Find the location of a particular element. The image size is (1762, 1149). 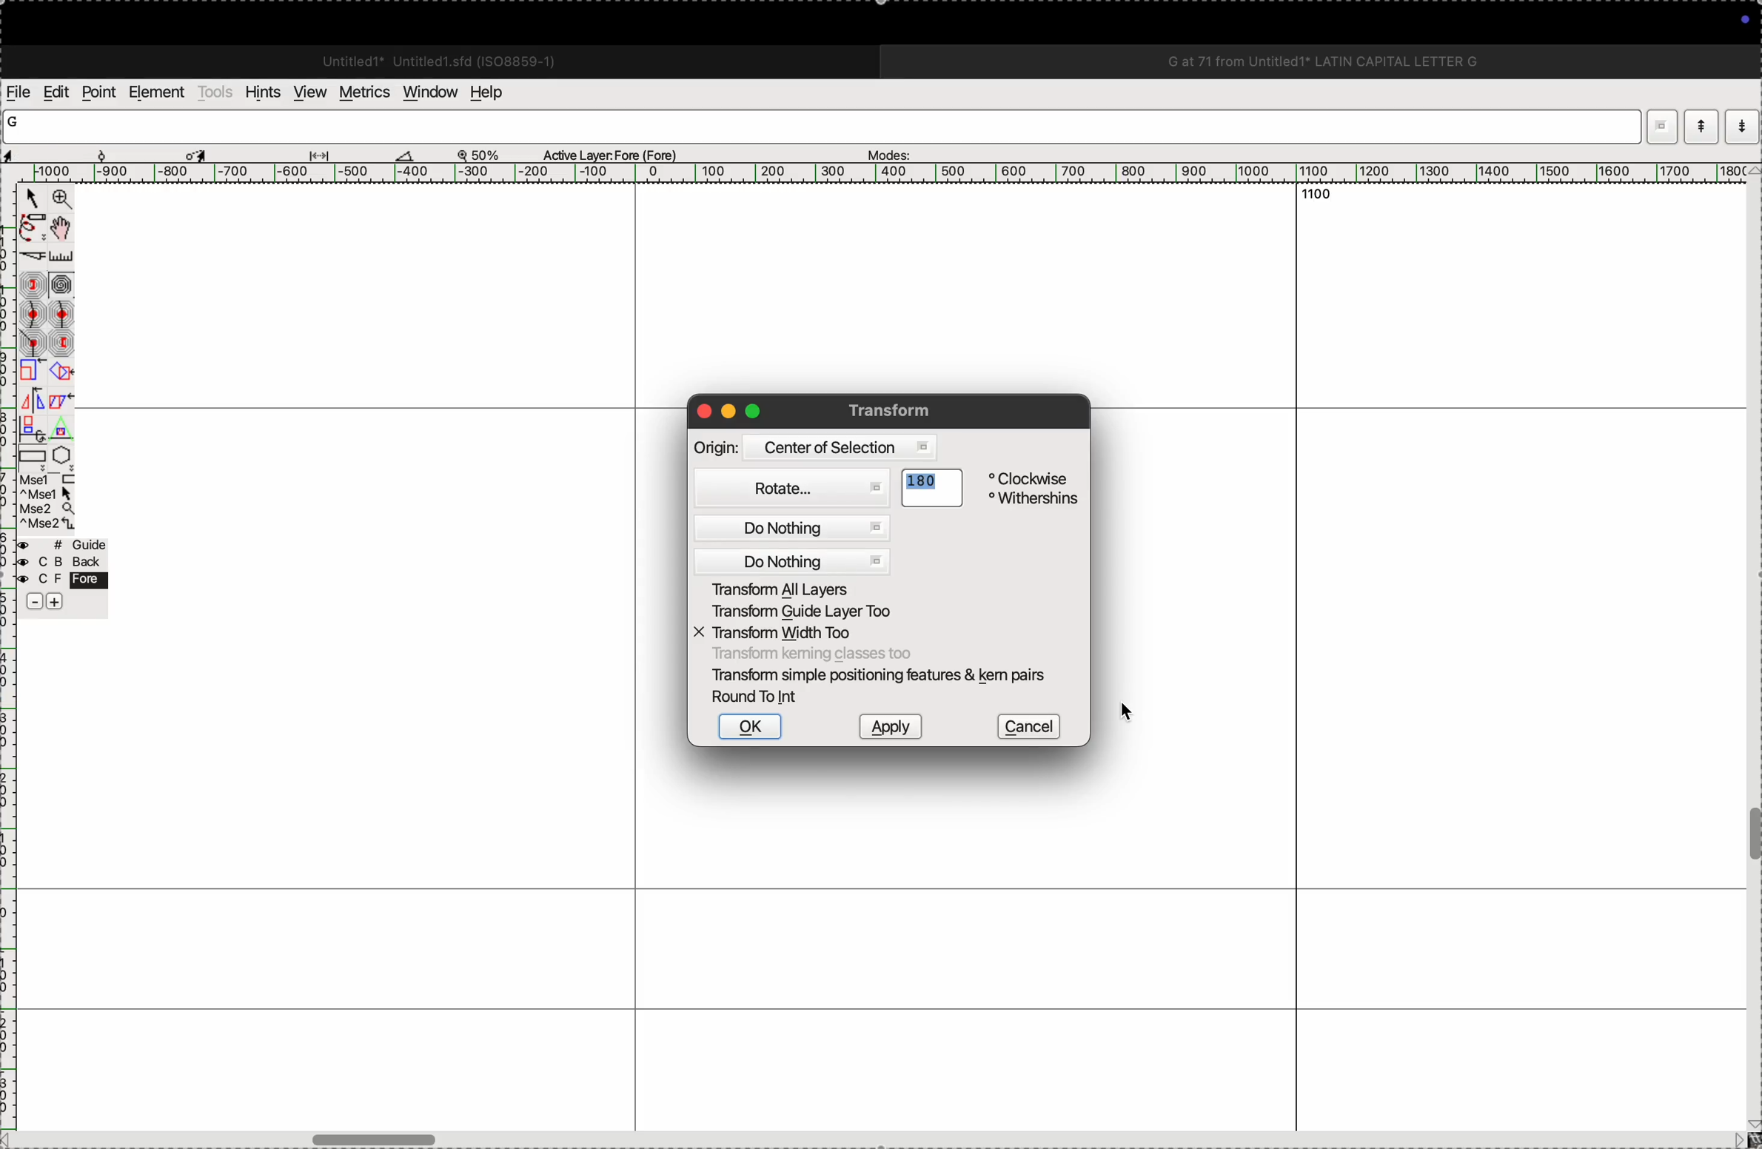

dropdown is located at coordinates (1661, 125).